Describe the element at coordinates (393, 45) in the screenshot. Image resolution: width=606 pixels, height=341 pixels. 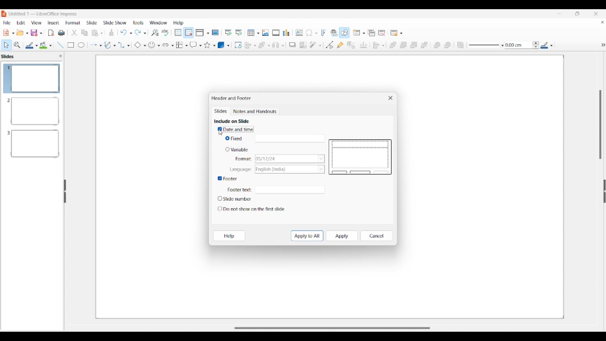
I see `Bring to front` at that location.